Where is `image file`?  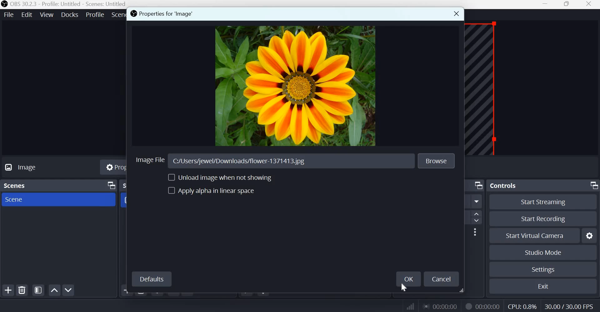 image file is located at coordinates (151, 160).